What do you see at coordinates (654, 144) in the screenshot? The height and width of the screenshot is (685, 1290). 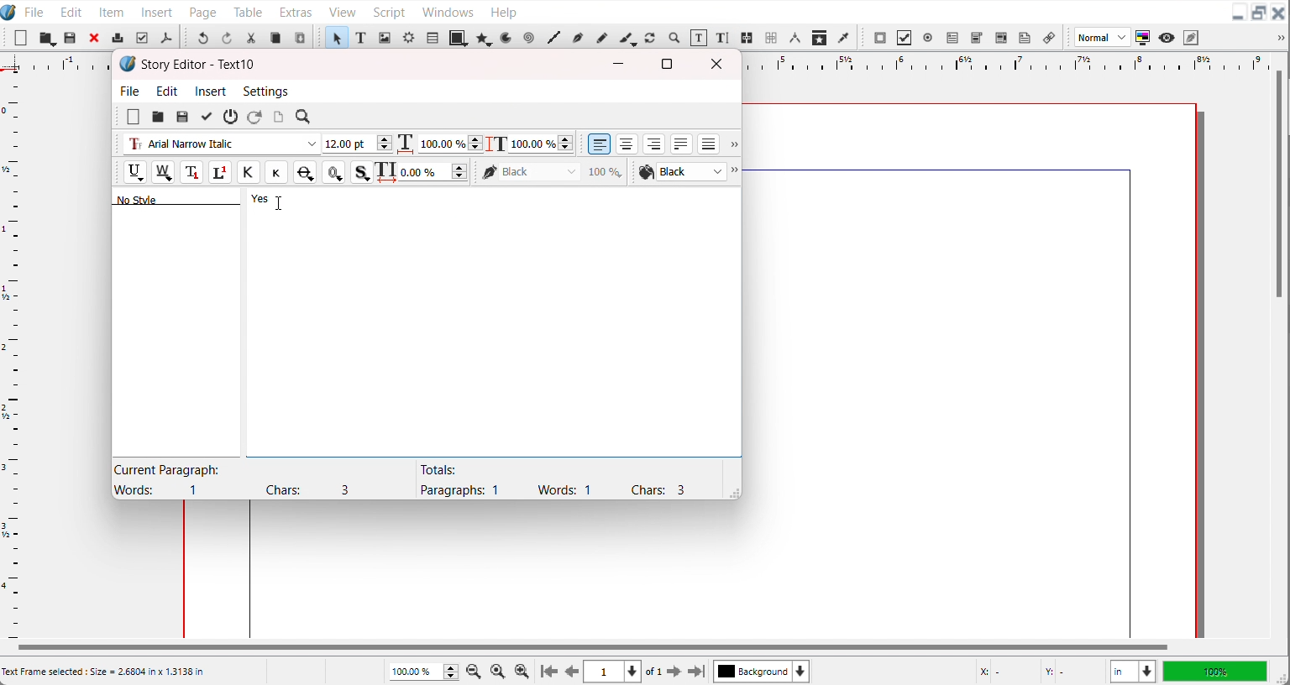 I see `Align text right` at bounding box center [654, 144].